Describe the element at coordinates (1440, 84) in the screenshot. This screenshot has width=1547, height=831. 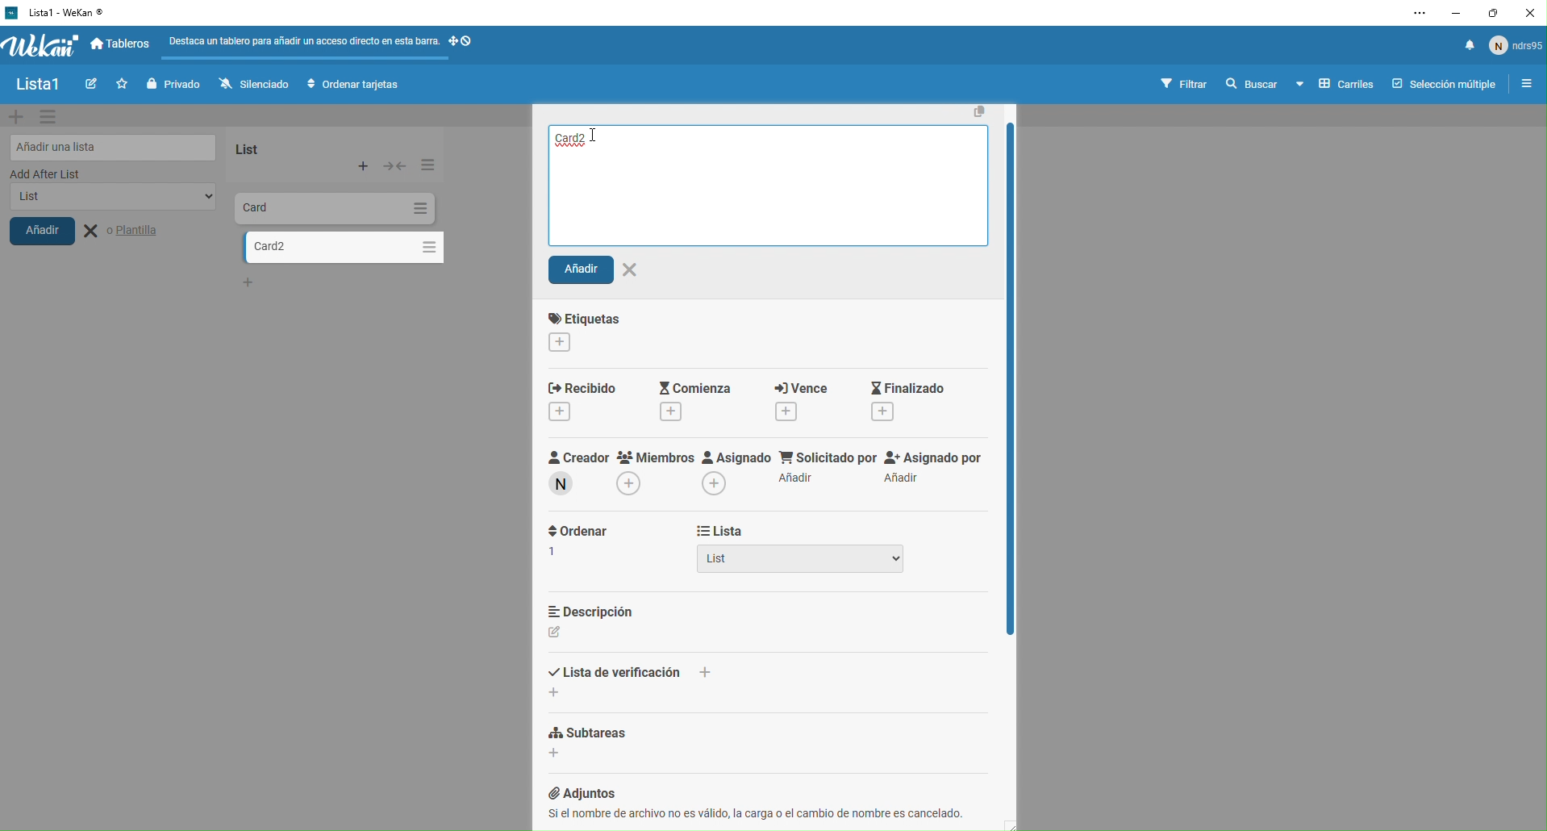
I see `seleccion multiple` at that location.